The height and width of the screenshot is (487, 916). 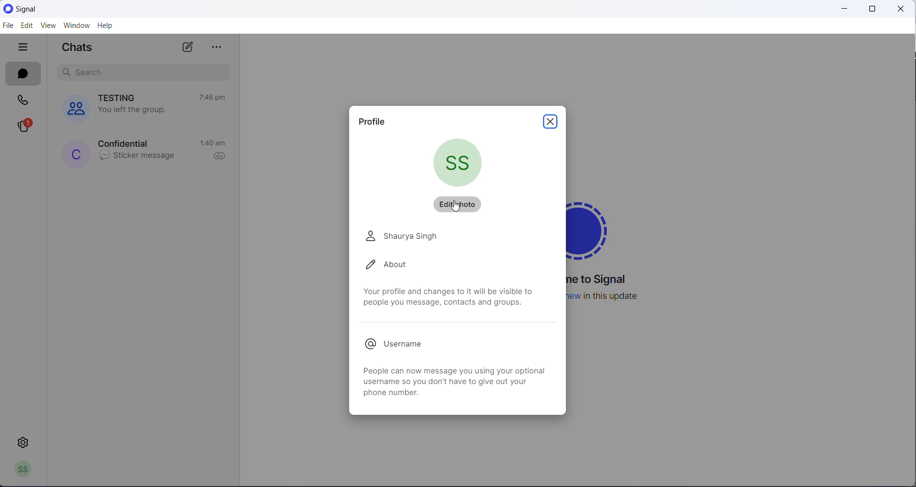 I want to click on VIEW, so click(x=47, y=26).